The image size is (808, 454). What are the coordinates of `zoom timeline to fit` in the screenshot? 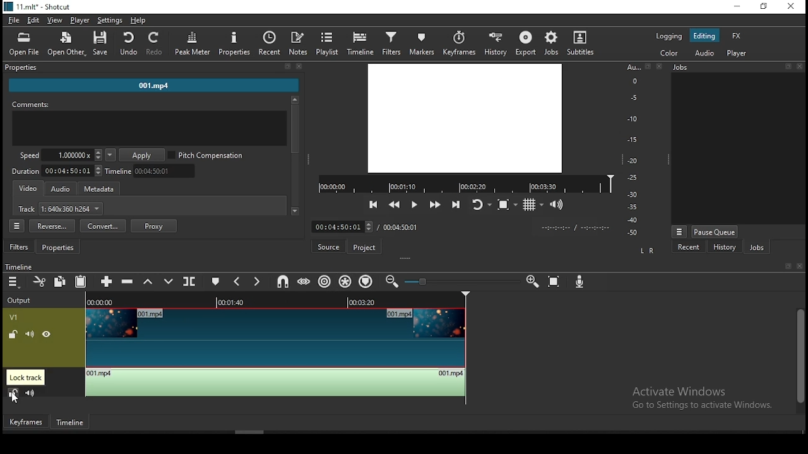 It's located at (555, 280).